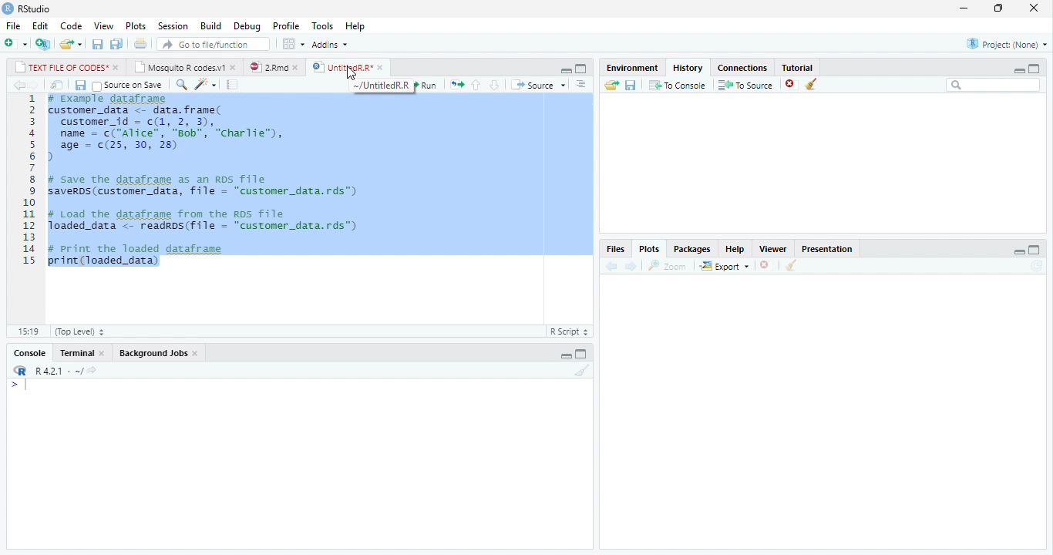 The height and width of the screenshot is (555, 1053). Describe the element at coordinates (247, 26) in the screenshot. I see `Debug` at that location.